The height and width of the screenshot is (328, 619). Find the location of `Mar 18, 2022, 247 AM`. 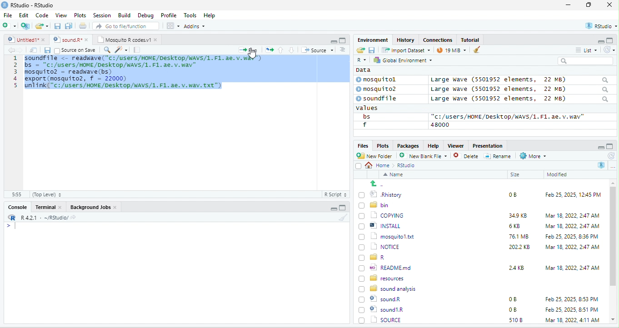

Mar 18, 2022, 247 AM is located at coordinates (573, 215).